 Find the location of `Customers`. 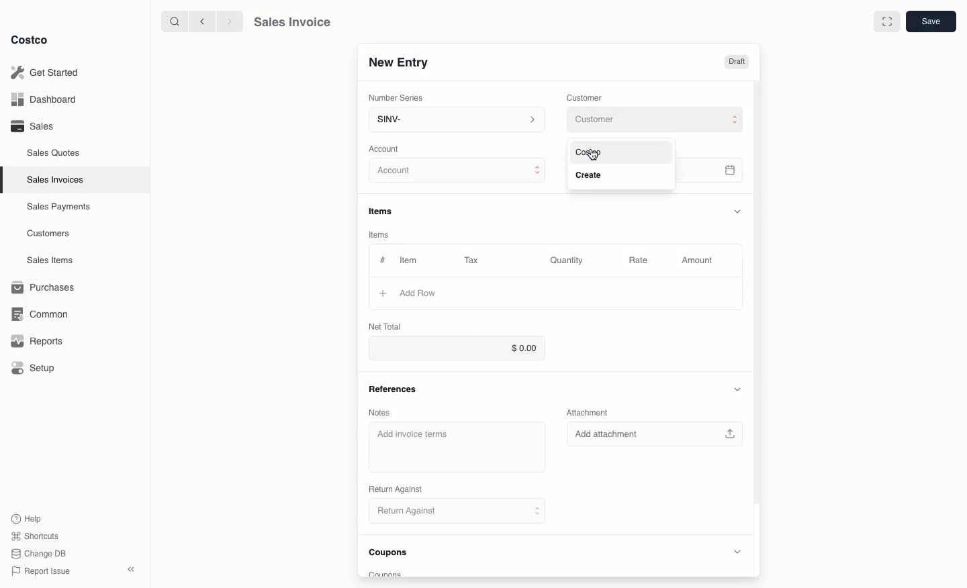

Customers is located at coordinates (50, 234).